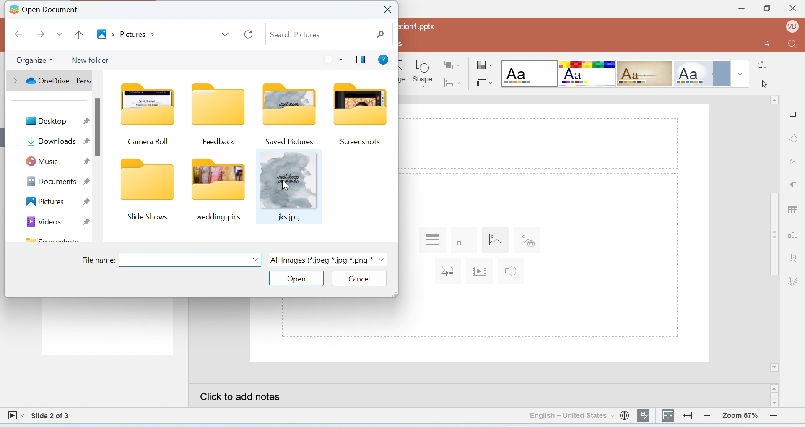  Describe the element at coordinates (51, 416) in the screenshot. I see `Slide 1 to 2` at that location.